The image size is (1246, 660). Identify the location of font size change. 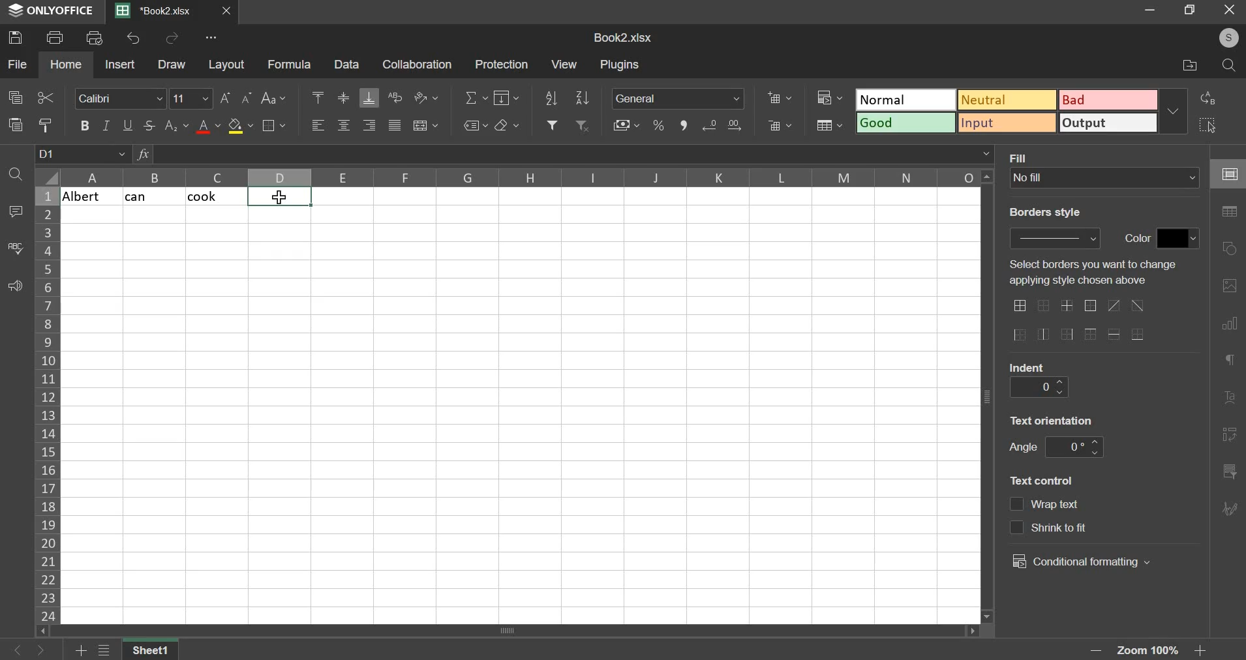
(237, 98).